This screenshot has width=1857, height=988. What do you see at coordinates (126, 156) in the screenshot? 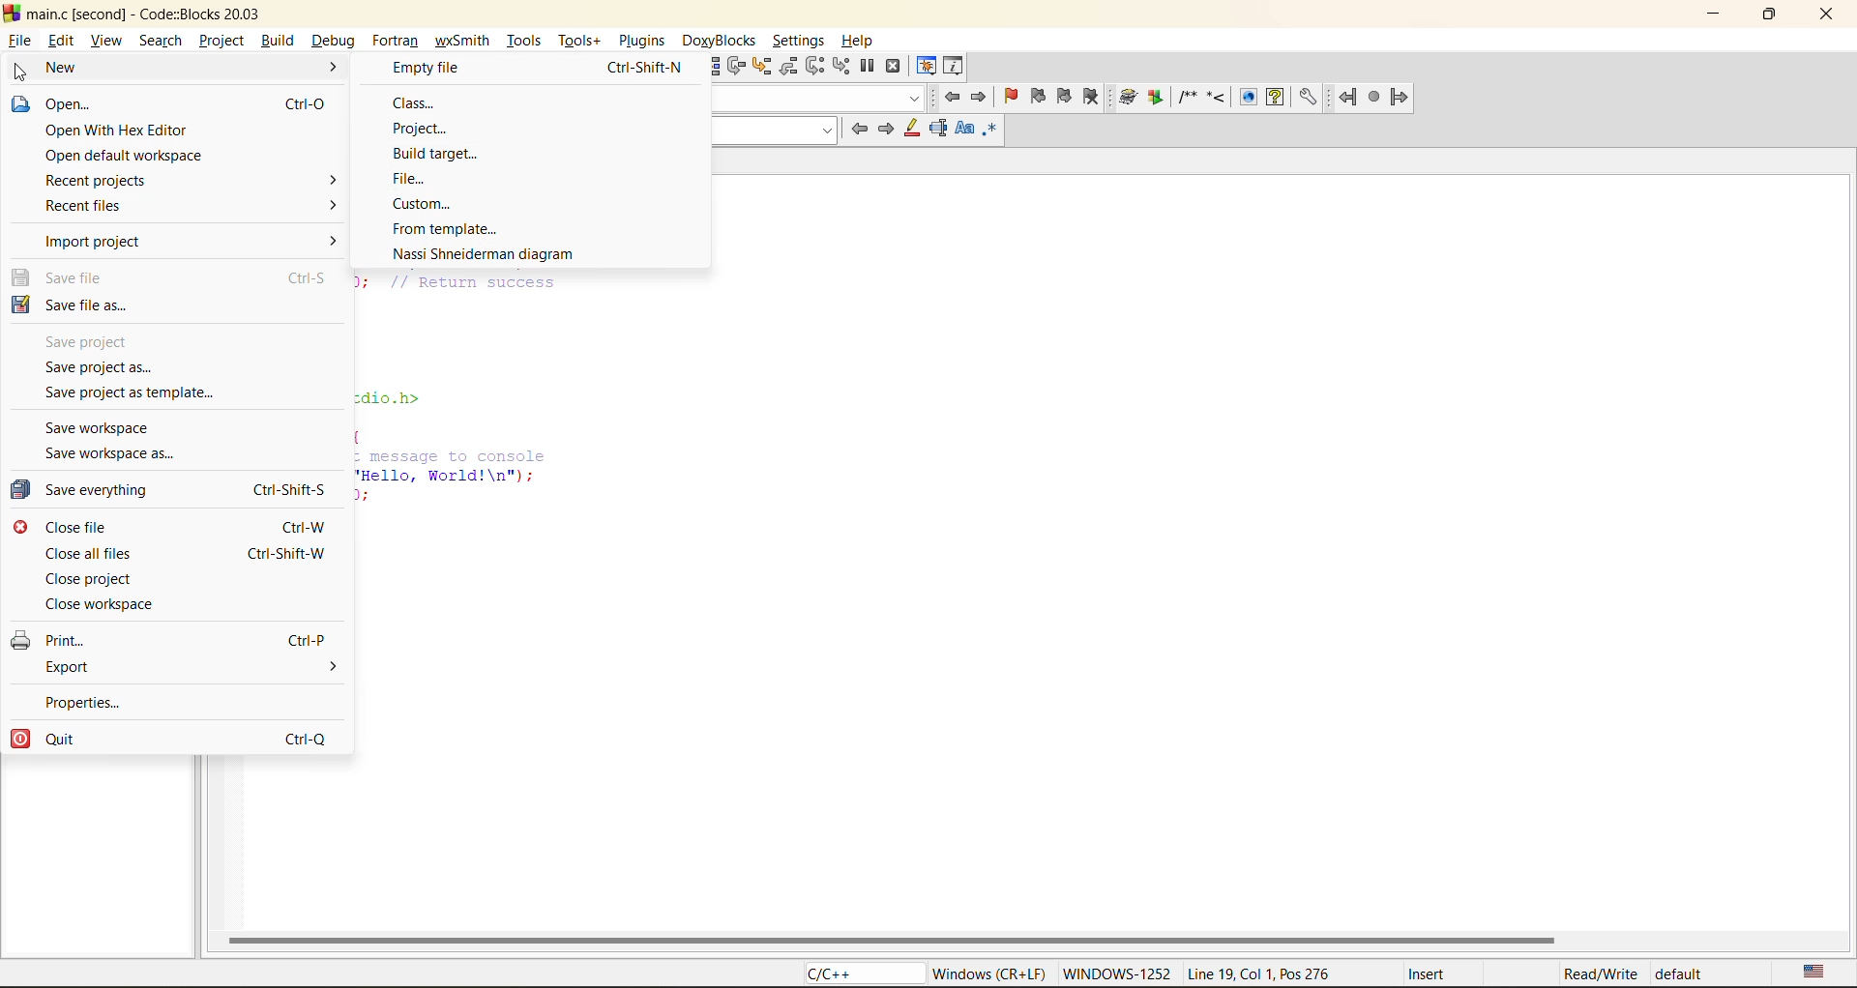
I see `open default workspace` at bounding box center [126, 156].